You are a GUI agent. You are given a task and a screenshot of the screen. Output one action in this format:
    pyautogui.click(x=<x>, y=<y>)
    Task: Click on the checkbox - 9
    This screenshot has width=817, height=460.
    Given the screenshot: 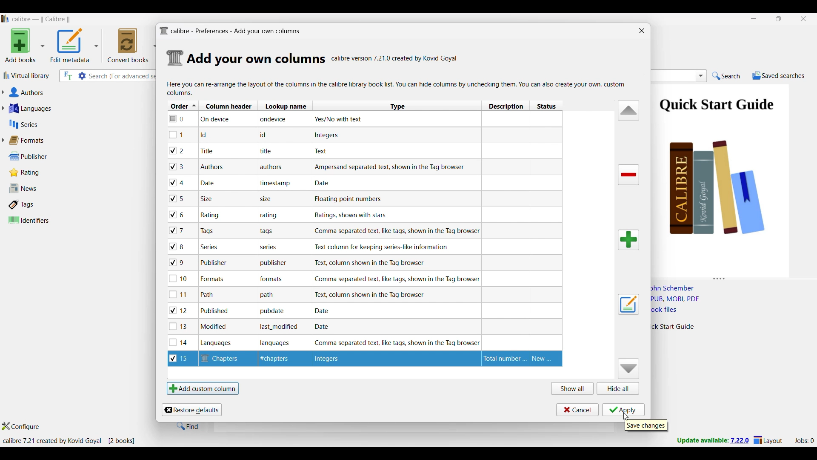 What is the action you would take?
    pyautogui.click(x=177, y=263)
    